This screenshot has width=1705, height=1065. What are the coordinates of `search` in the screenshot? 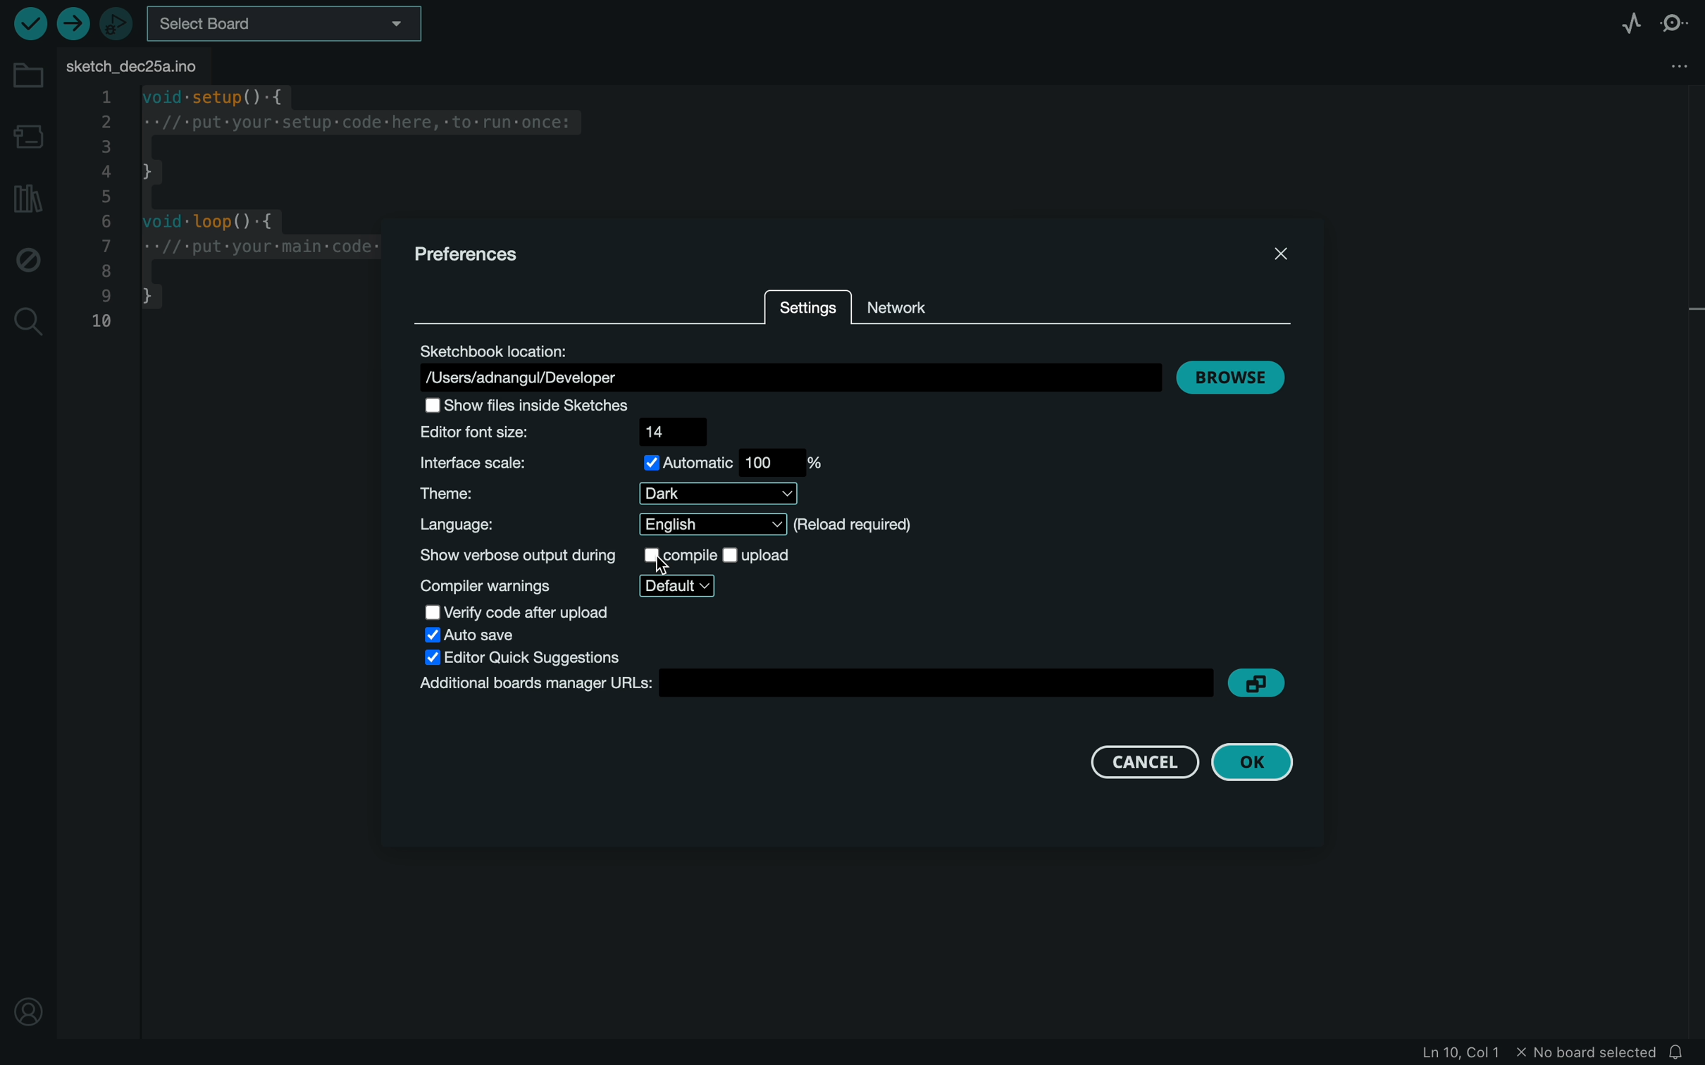 It's located at (27, 320).